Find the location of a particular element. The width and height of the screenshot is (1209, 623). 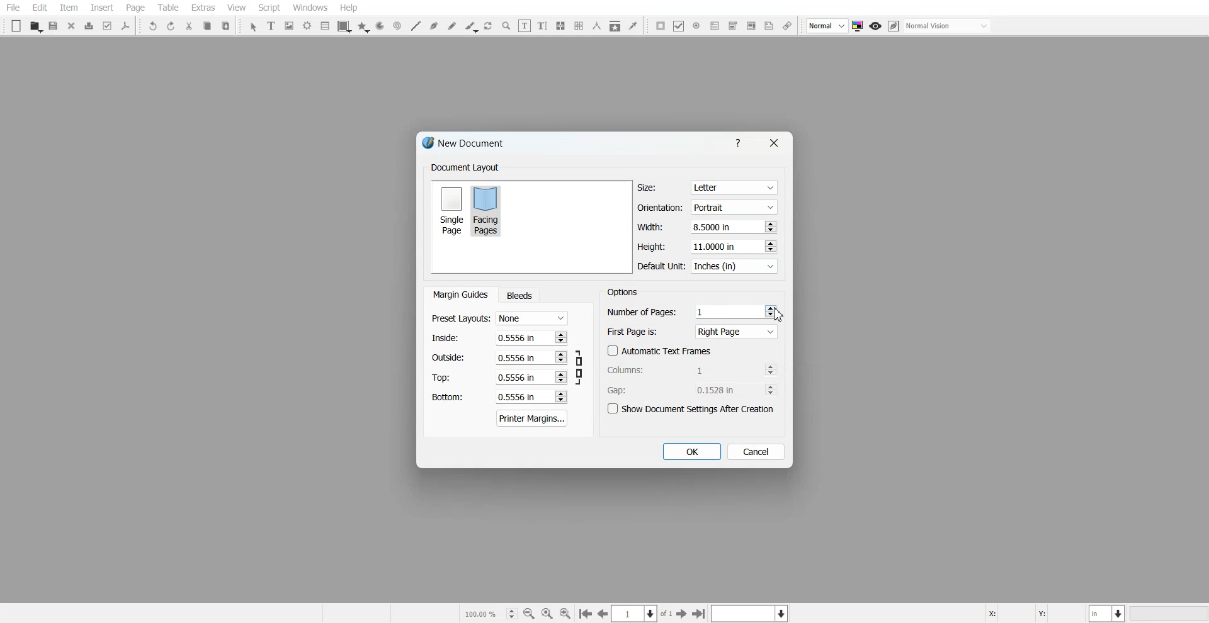

Select current zoom is located at coordinates (489, 613).